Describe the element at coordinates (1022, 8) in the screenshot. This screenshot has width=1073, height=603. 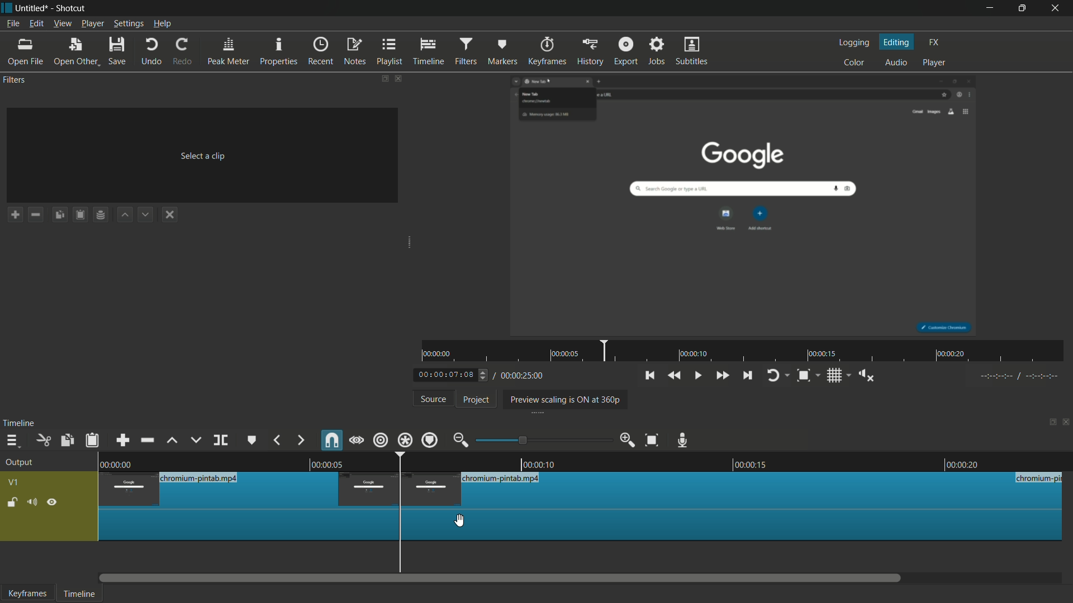
I see `maximize` at that location.